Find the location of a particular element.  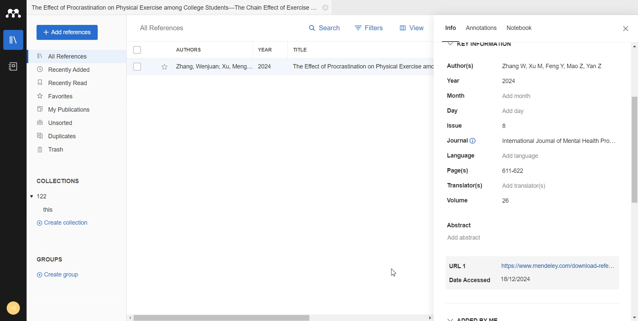

Logo is located at coordinates (14, 14).